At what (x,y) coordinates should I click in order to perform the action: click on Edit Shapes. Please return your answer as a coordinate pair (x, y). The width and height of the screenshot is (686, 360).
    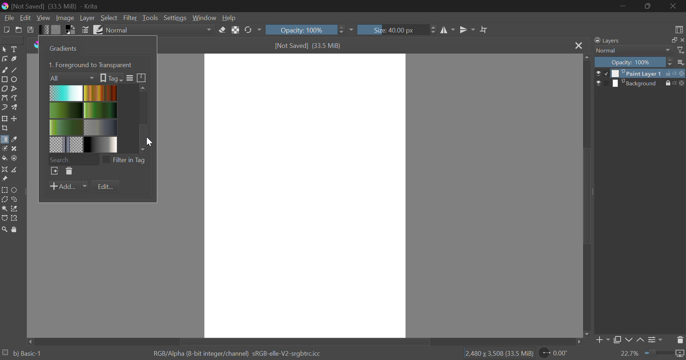
    Looking at the image, I should click on (4, 59).